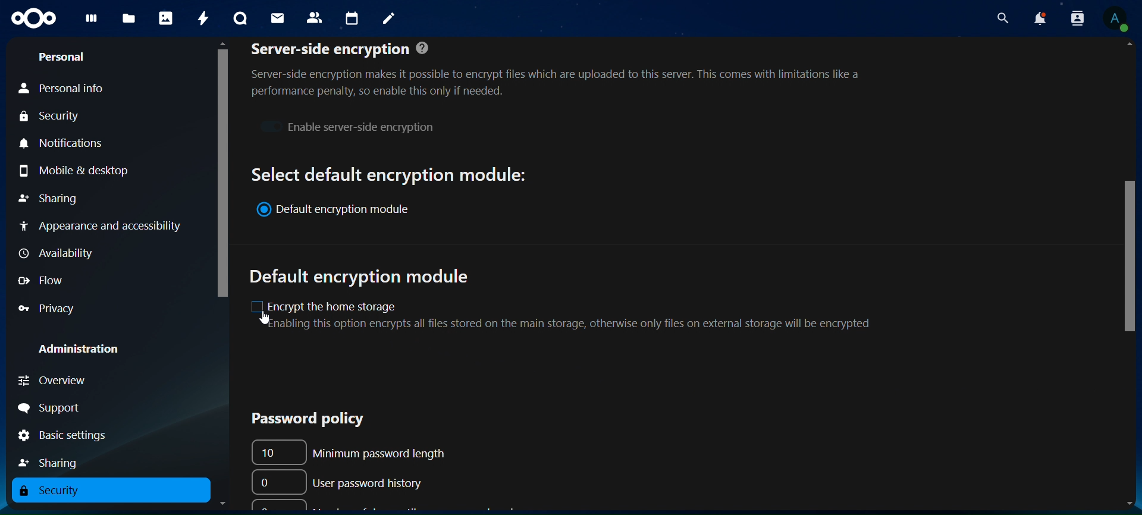  Describe the element at coordinates (53, 461) in the screenshot. I see `haring` at that location.